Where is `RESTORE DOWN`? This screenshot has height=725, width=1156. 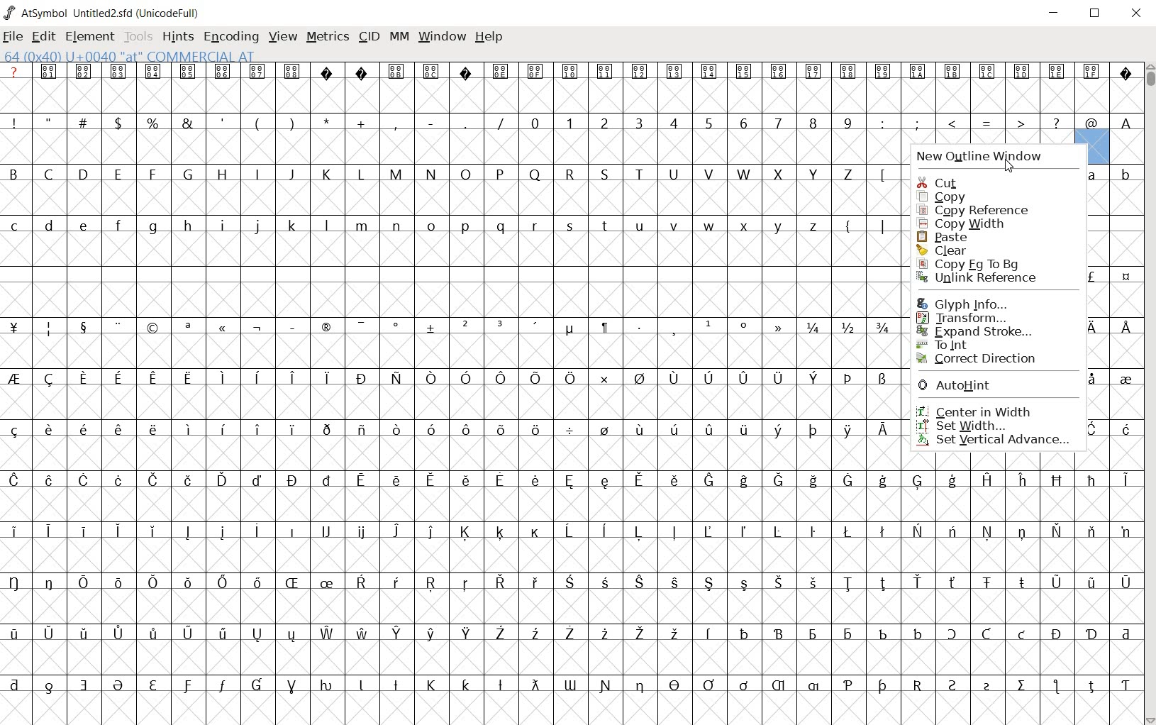 RESTORE DOWN is located at coordinates (1097, 16).